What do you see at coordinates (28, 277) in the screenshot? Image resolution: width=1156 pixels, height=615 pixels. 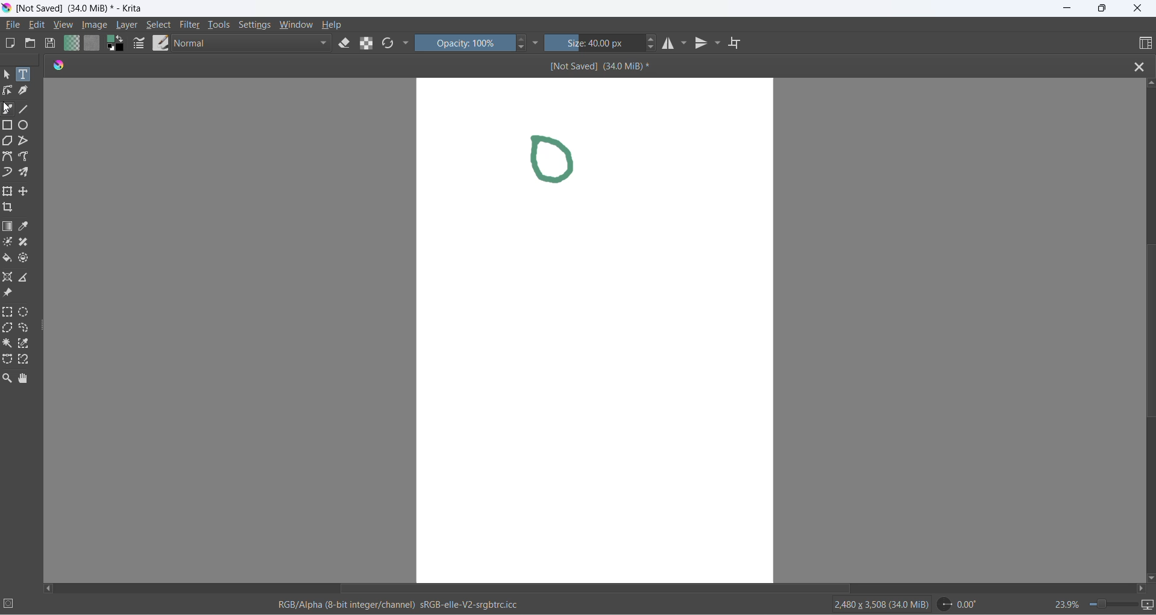 I see `measure the distance between two points` at bounding box center [28, 277].